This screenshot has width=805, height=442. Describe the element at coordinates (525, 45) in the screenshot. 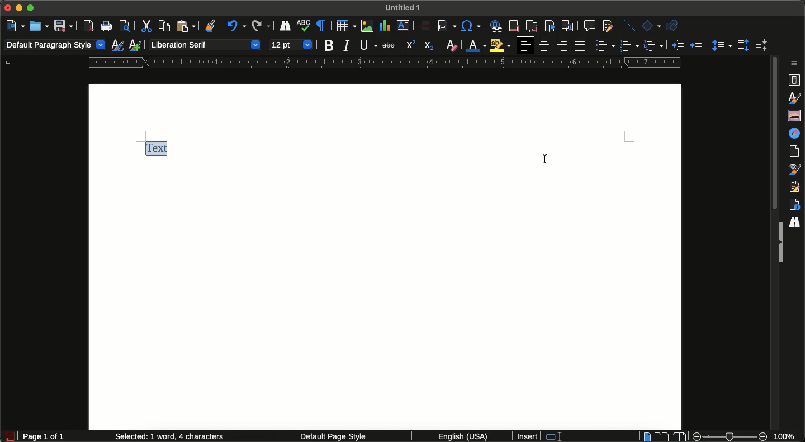

I see `Align left` at that location.